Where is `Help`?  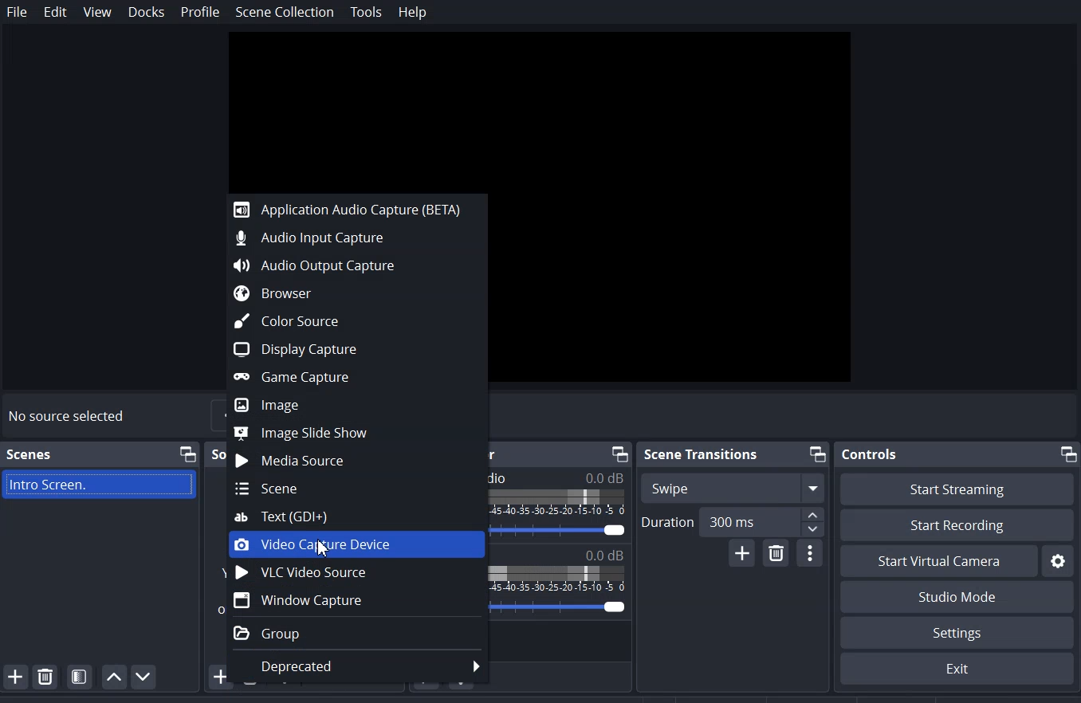 Help is located at coordinates (411, 13).